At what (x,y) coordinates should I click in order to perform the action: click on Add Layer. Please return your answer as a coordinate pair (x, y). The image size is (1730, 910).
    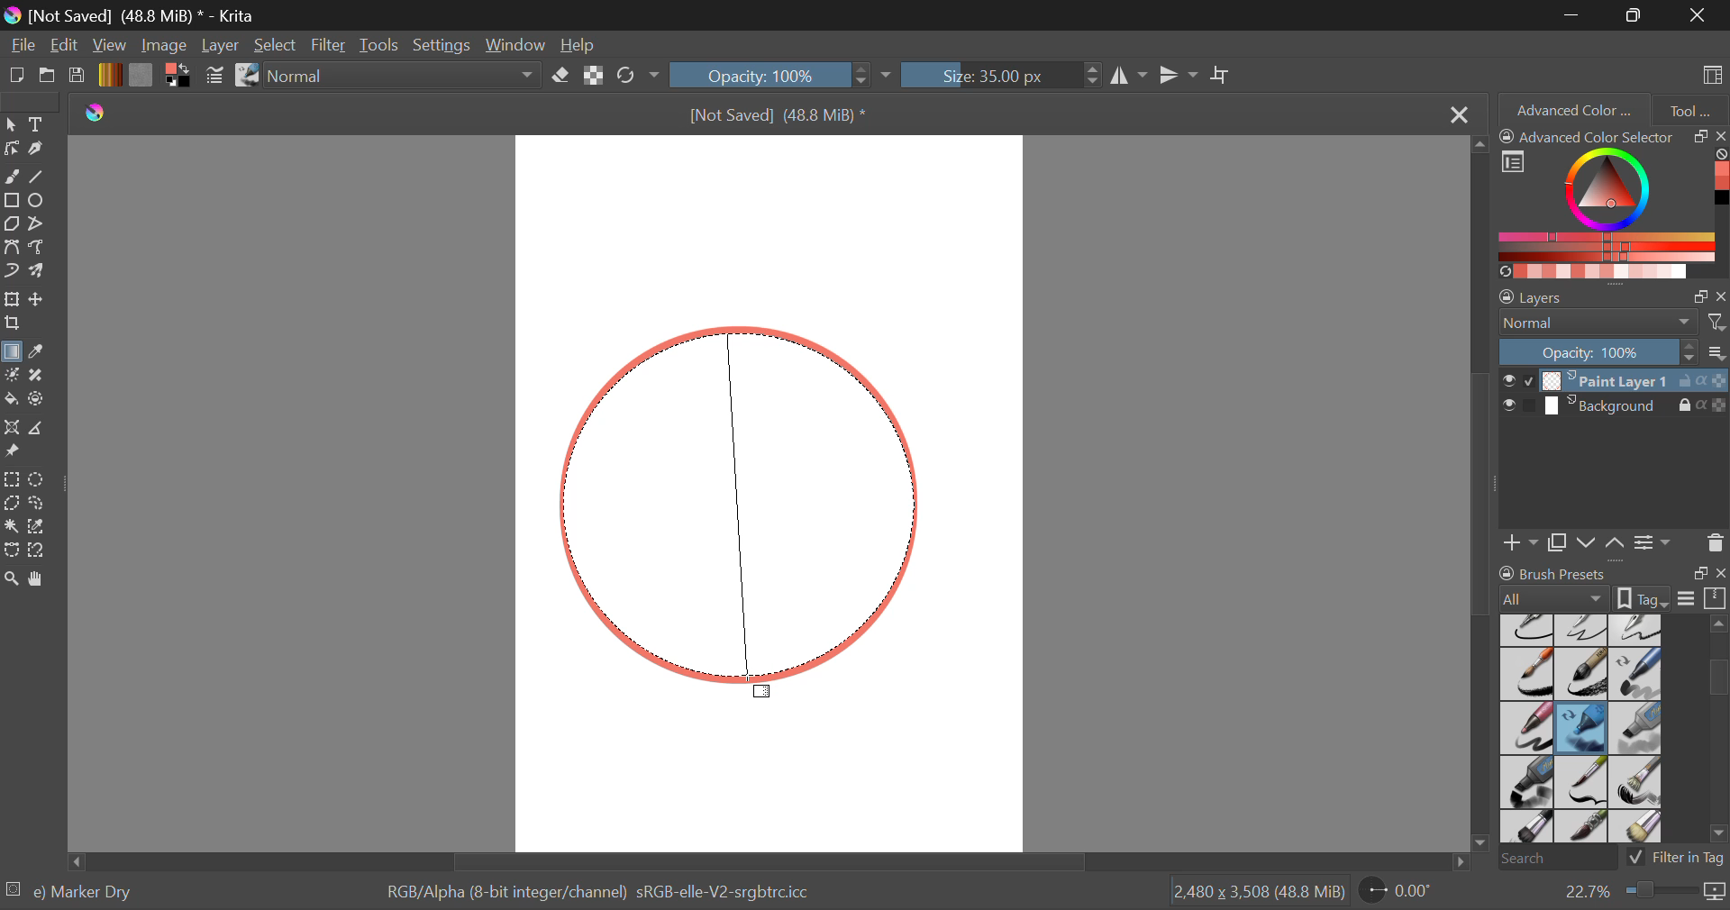
    Looking at the image, I should click on (1521, 541).